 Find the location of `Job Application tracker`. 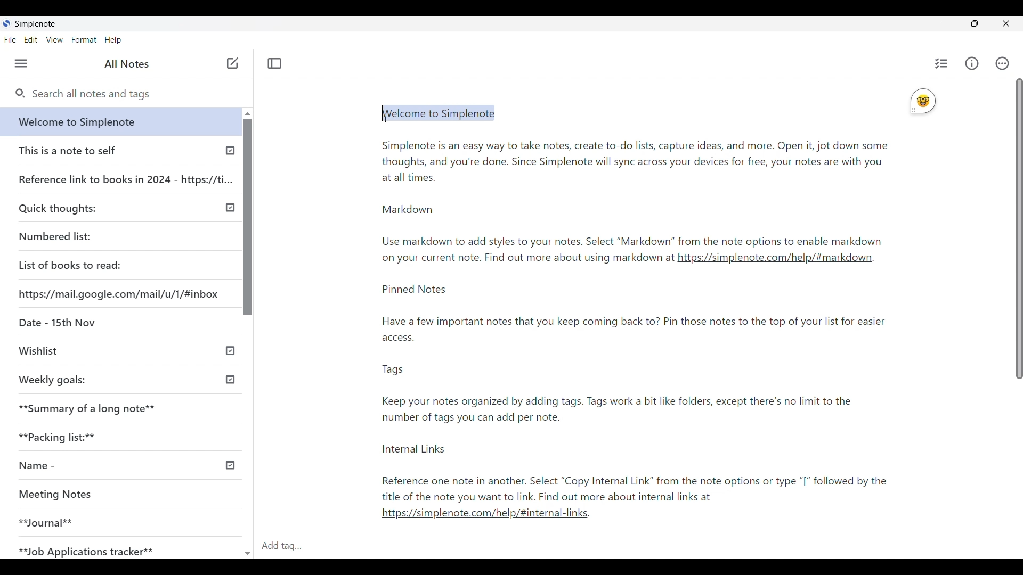

Job Application tracker is located at coordinates (84, 548).